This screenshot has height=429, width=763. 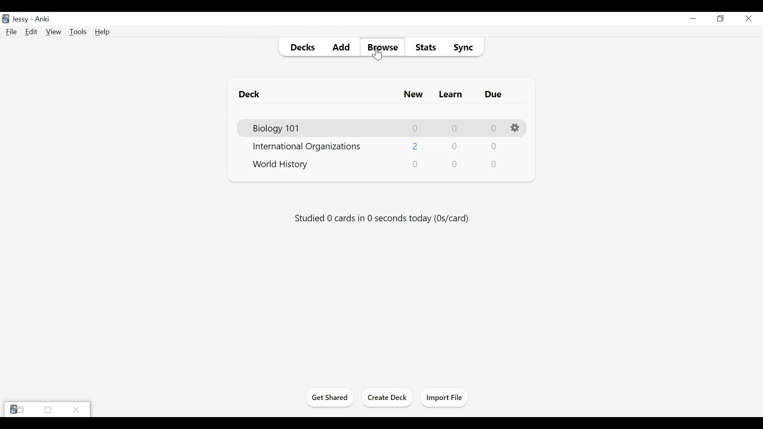 What do you see at coordinates (416, 129) in the screenshot?
I see `New Card Count` at bounding box center [416, 129].